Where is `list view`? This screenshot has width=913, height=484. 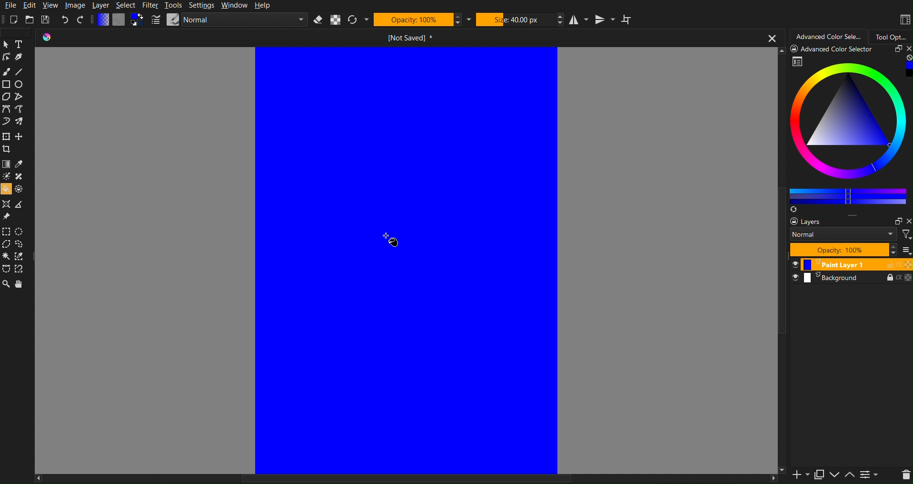 list view is located at coordinates (906, 250).